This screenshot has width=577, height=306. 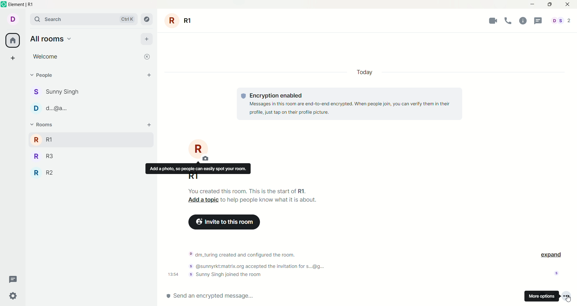 I want to click on text, so click(x=355, y=104).